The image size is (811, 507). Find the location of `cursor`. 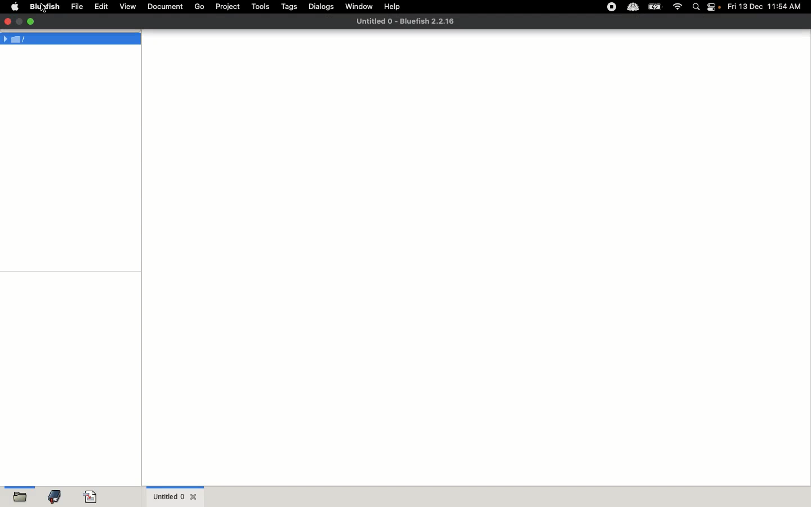

cursor is located at coordinates (43, 11).